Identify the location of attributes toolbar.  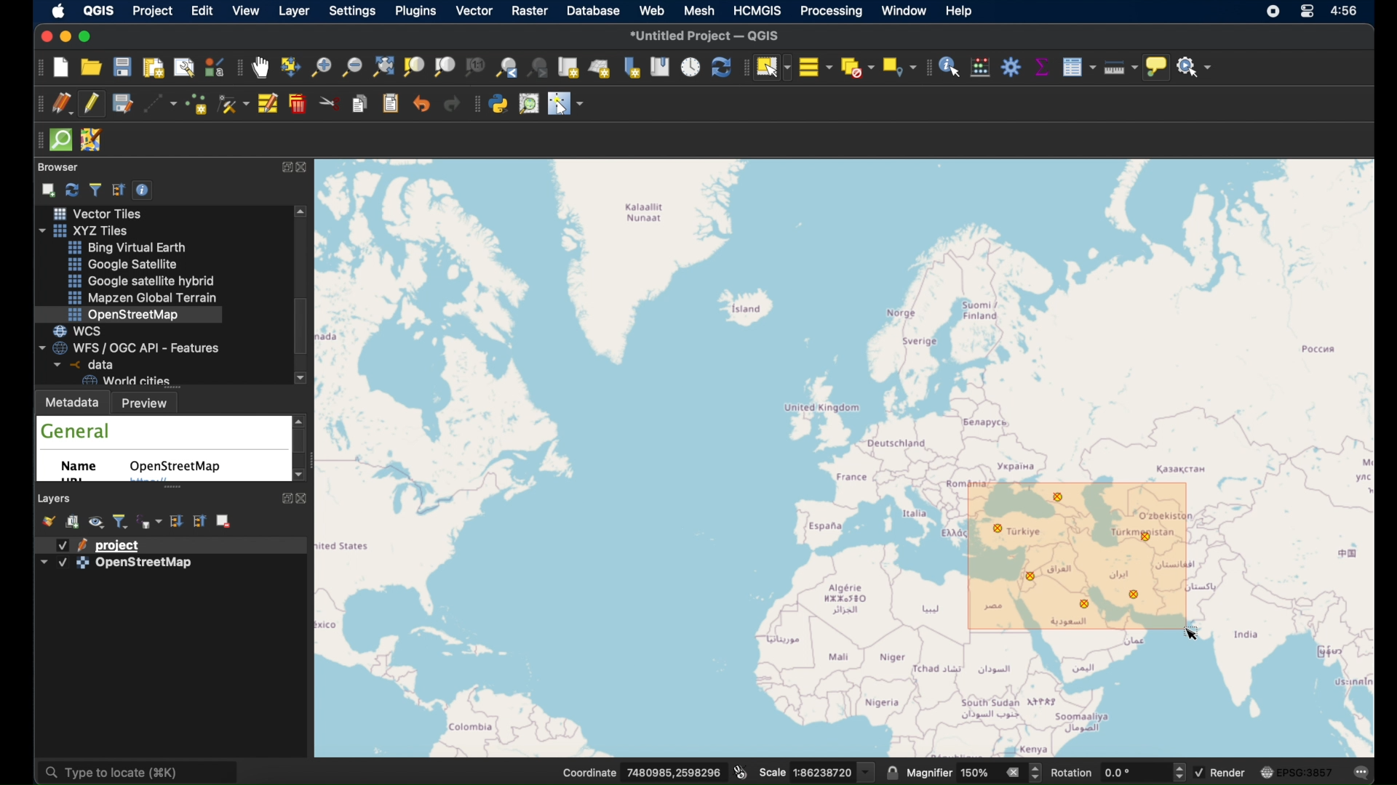
(927, 68).